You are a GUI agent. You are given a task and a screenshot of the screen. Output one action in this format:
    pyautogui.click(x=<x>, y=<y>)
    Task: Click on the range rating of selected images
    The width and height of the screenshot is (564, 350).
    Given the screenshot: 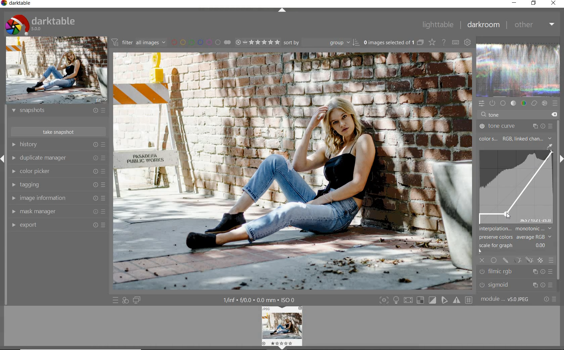 What is the action you would take?
    pyautogui.click(x=257, y=43)
    